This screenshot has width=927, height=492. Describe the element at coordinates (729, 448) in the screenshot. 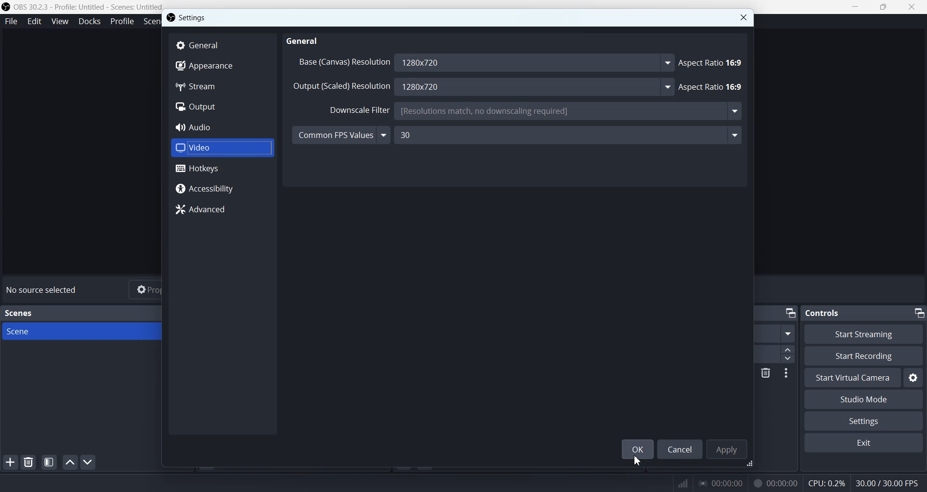

I see `Apply` at that location.